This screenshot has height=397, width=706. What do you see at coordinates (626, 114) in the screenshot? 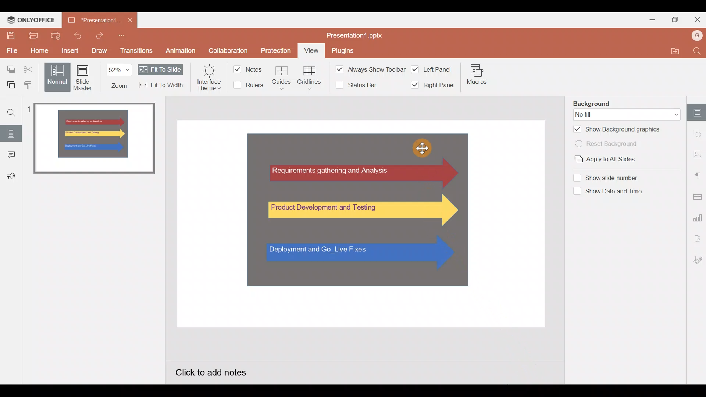
I see `No fill` at bounding box center [626, 114].